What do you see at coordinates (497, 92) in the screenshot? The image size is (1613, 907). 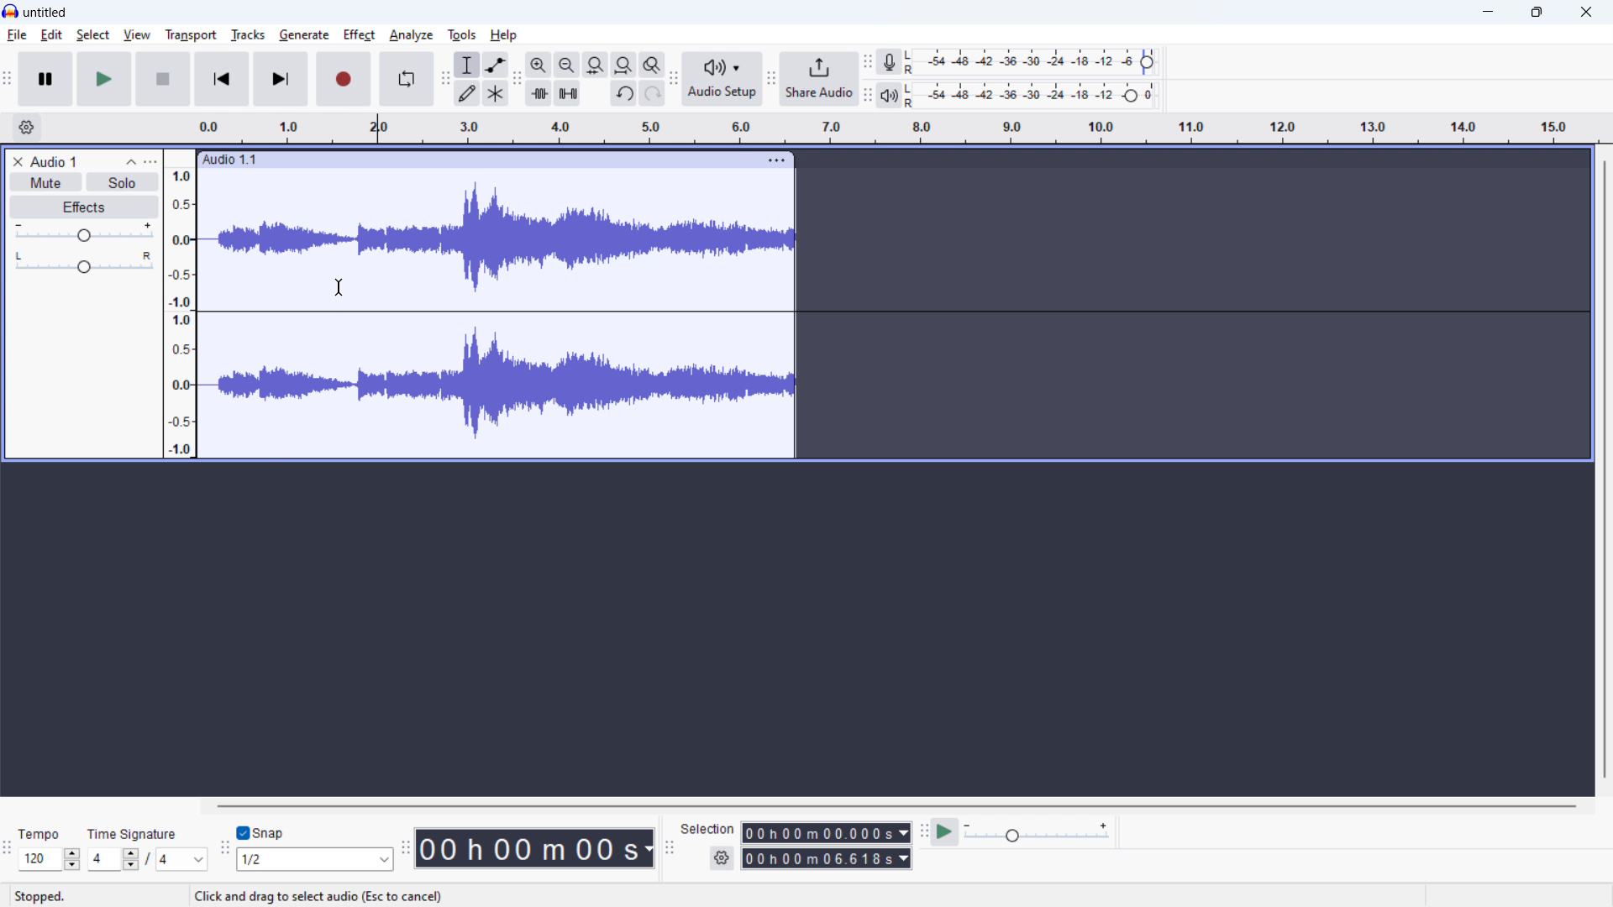 I see `multi tool` at bounding box center [497, 92].